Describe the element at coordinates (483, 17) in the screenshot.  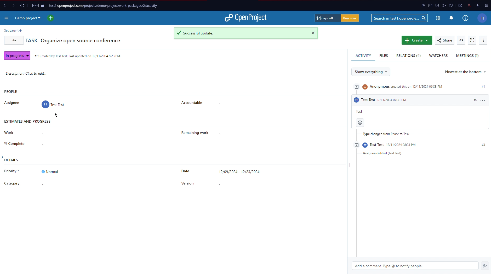
I see `Account` at that location.